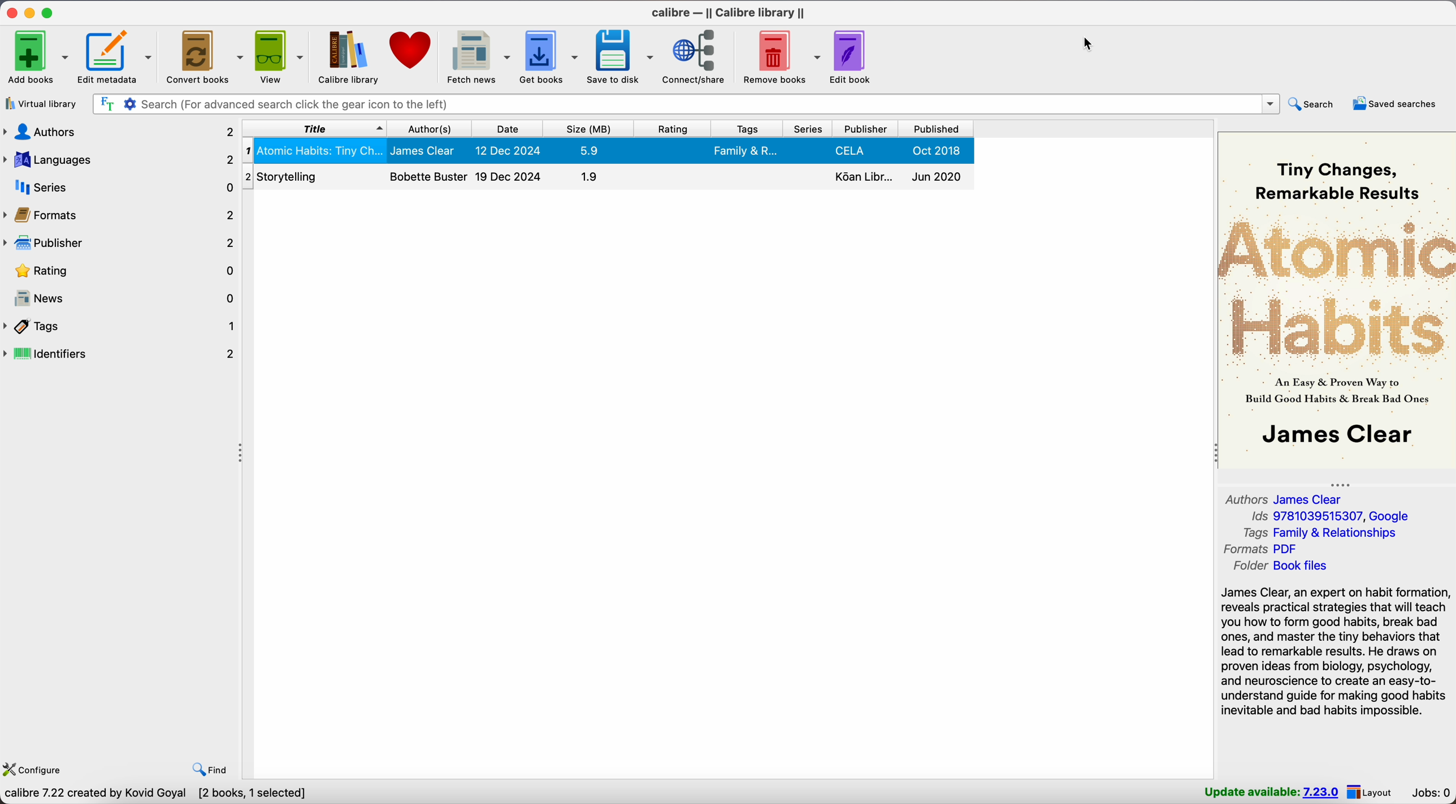  I want to click on fetch news, so click(476, 56).